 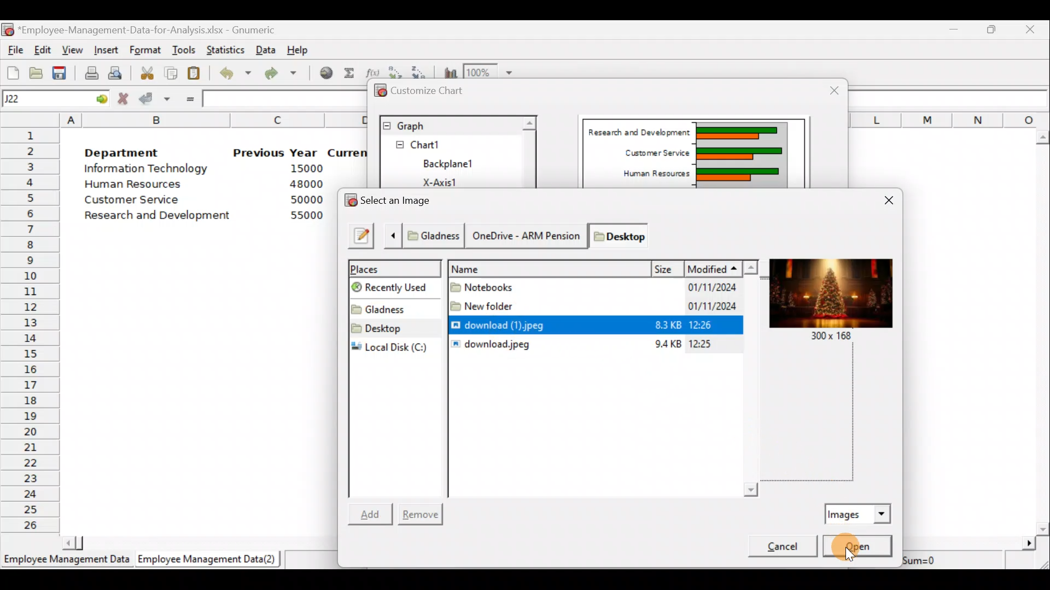 I want to click on Chart Preview, so click(x=739, y=154).